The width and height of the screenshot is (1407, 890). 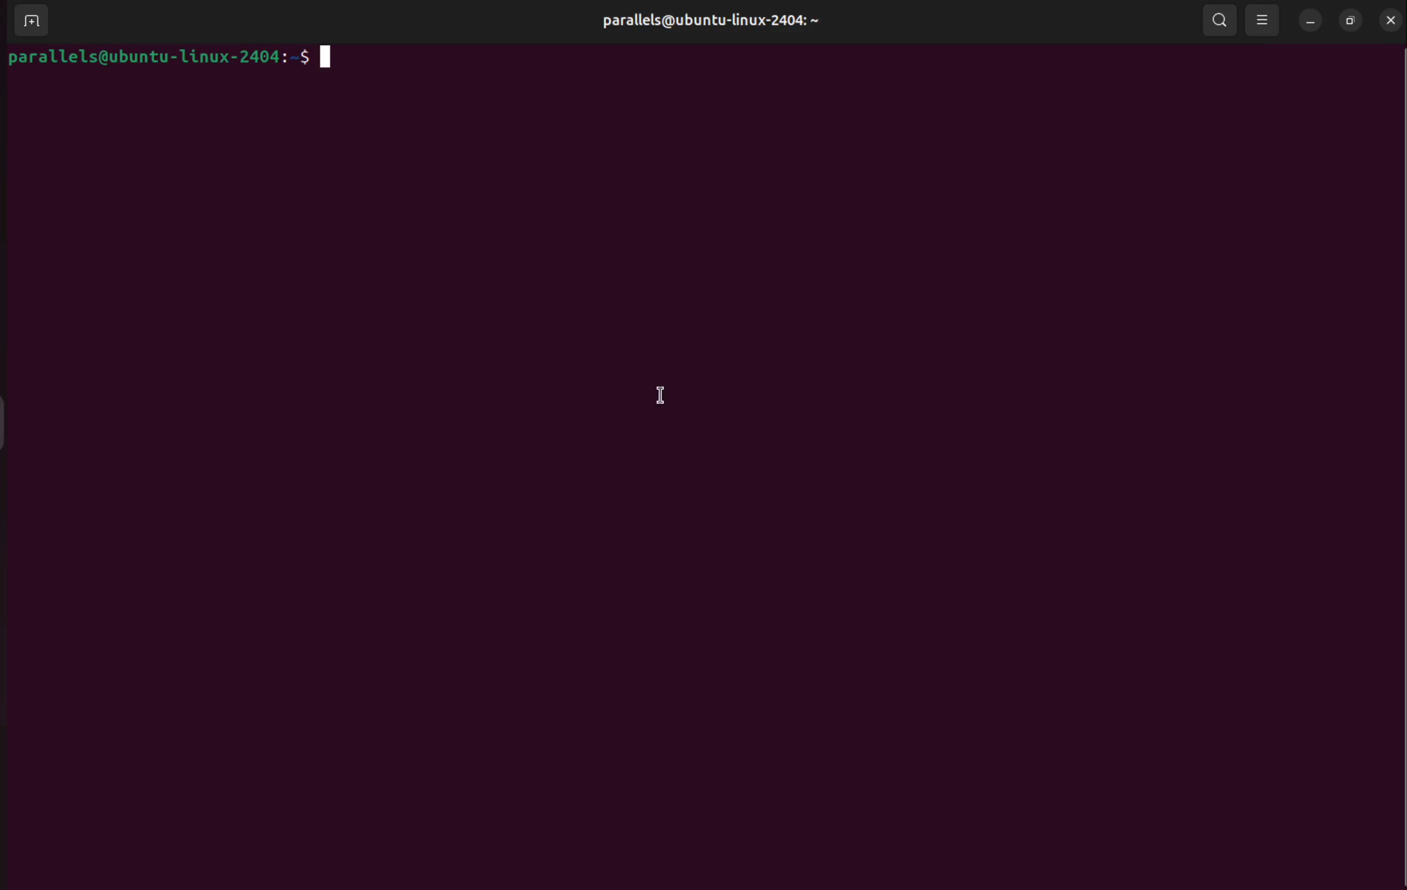 I want to click on add terminal, so click(x=37, y=20).